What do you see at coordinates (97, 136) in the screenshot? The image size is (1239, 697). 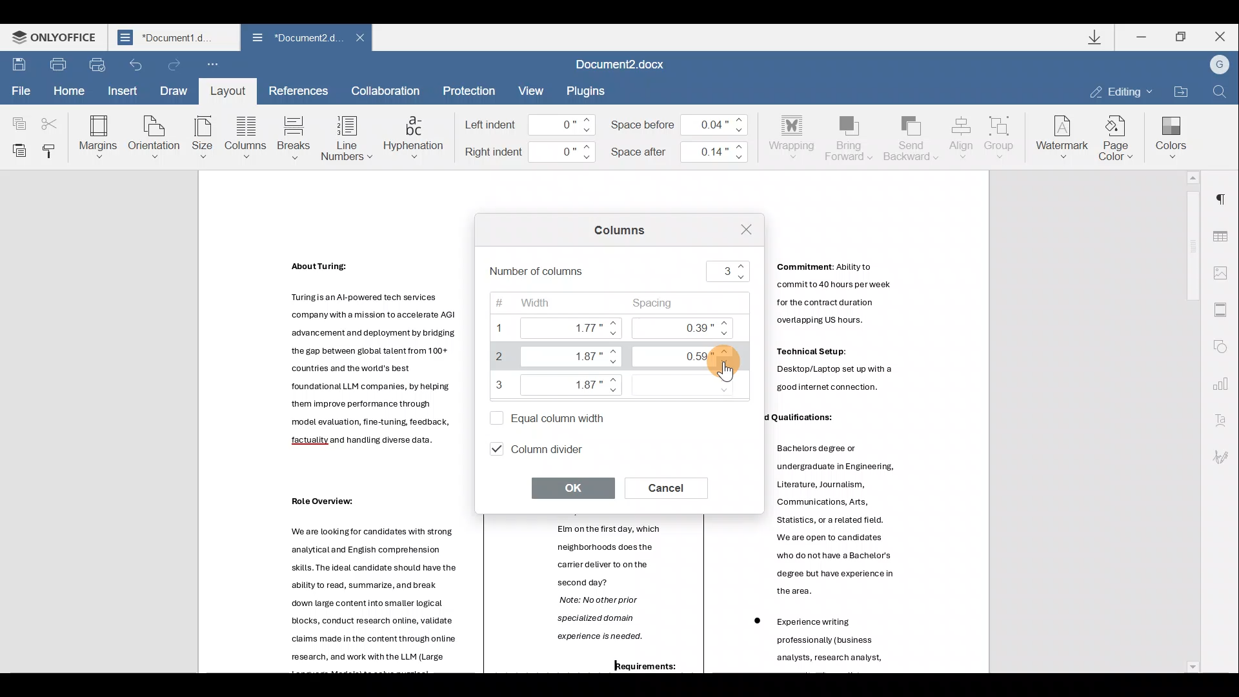 I see `Margins` at bounding box center [97, 136].